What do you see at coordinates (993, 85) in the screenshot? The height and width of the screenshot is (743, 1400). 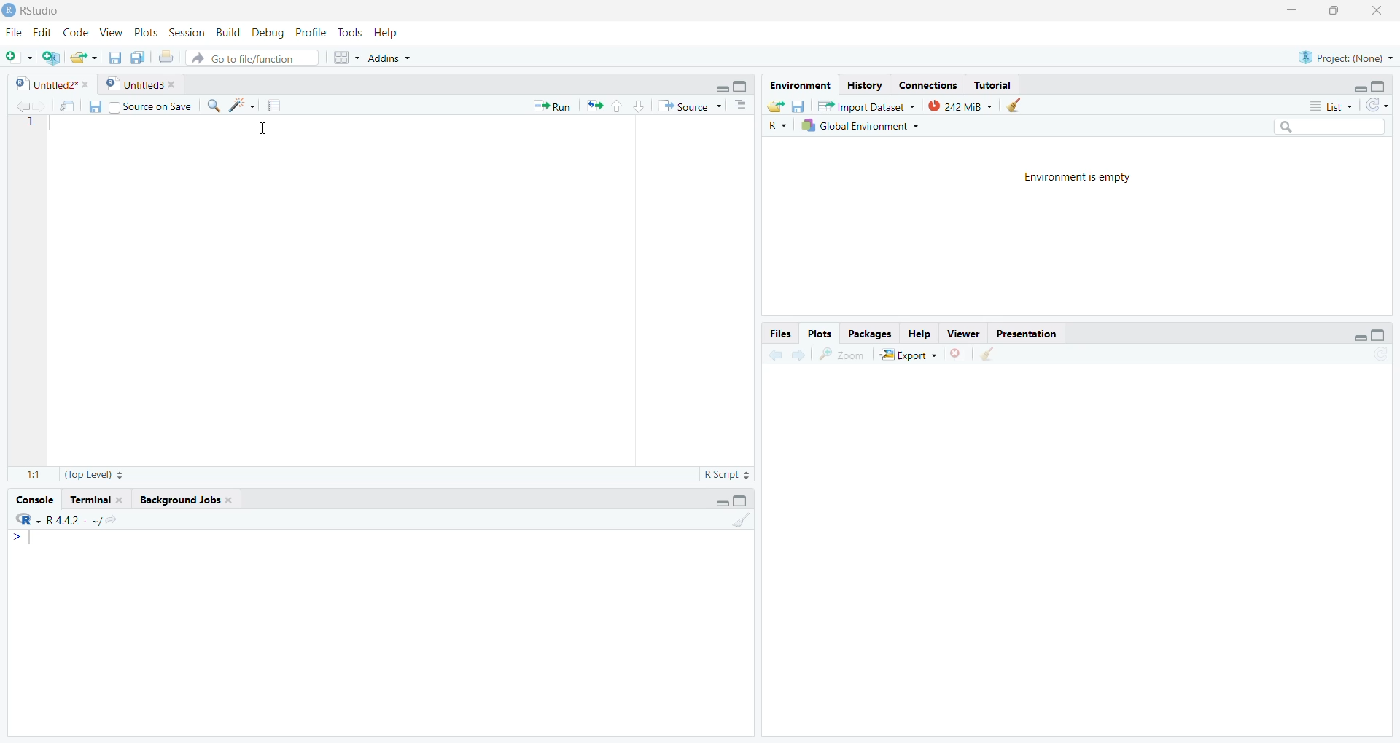 I see `Tutorial` at bounding box center [993, 85].